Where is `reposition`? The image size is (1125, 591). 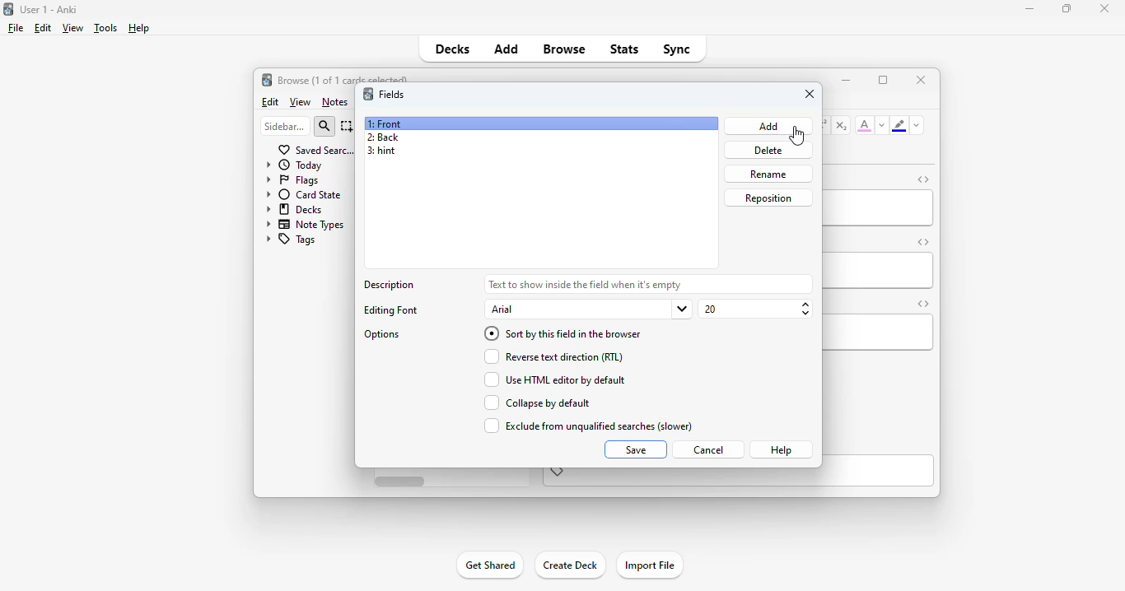
reposition is located at coordinates (769, 198).